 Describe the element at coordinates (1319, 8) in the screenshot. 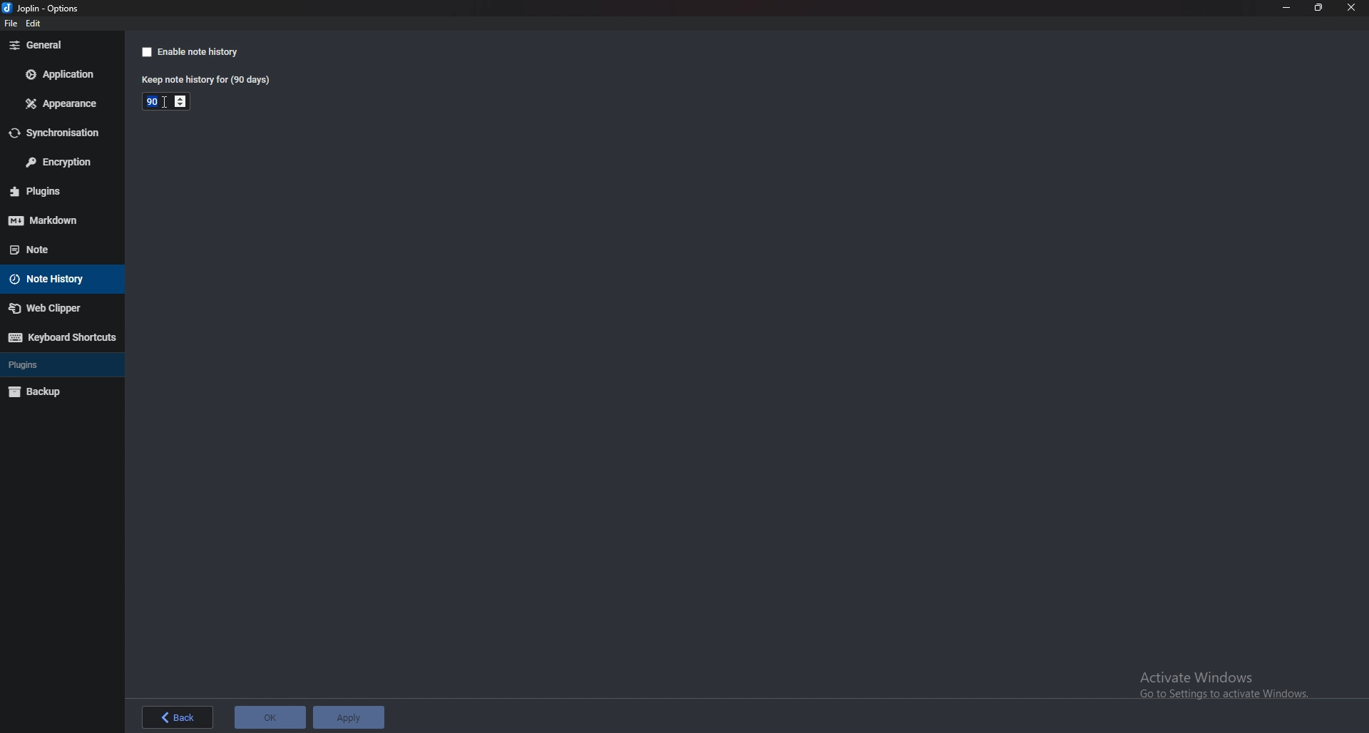

I see `Resize` at that location.